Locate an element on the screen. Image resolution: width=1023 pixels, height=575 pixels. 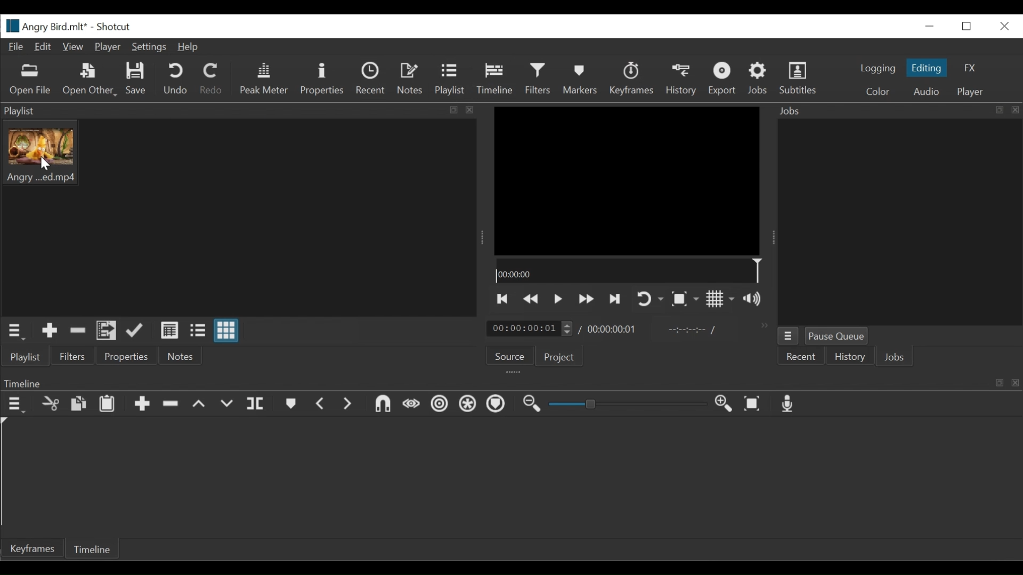
Restore is located at coordinates (966, 26).